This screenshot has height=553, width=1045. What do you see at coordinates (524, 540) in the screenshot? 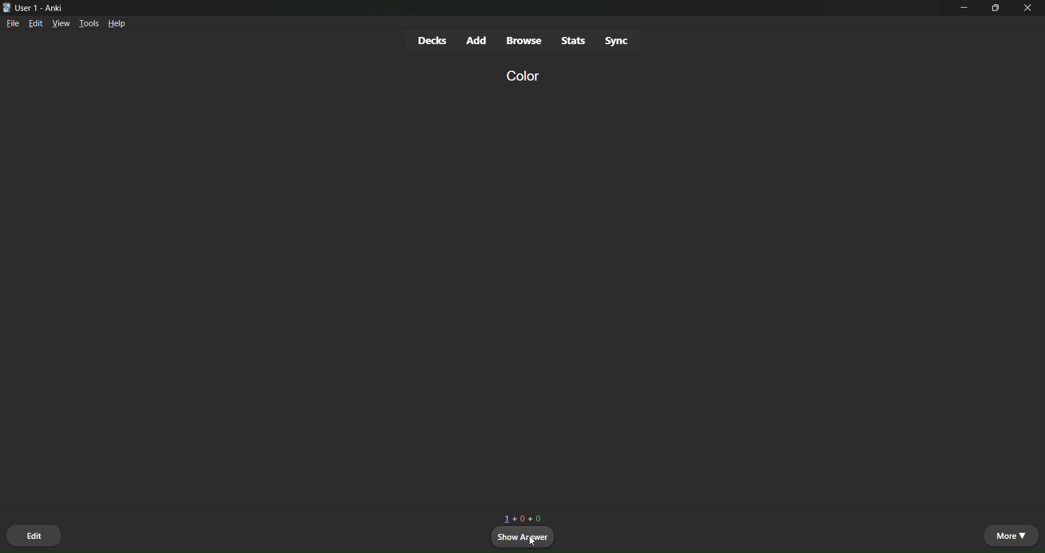
I see `cursor` at bounding box center [524, 540].